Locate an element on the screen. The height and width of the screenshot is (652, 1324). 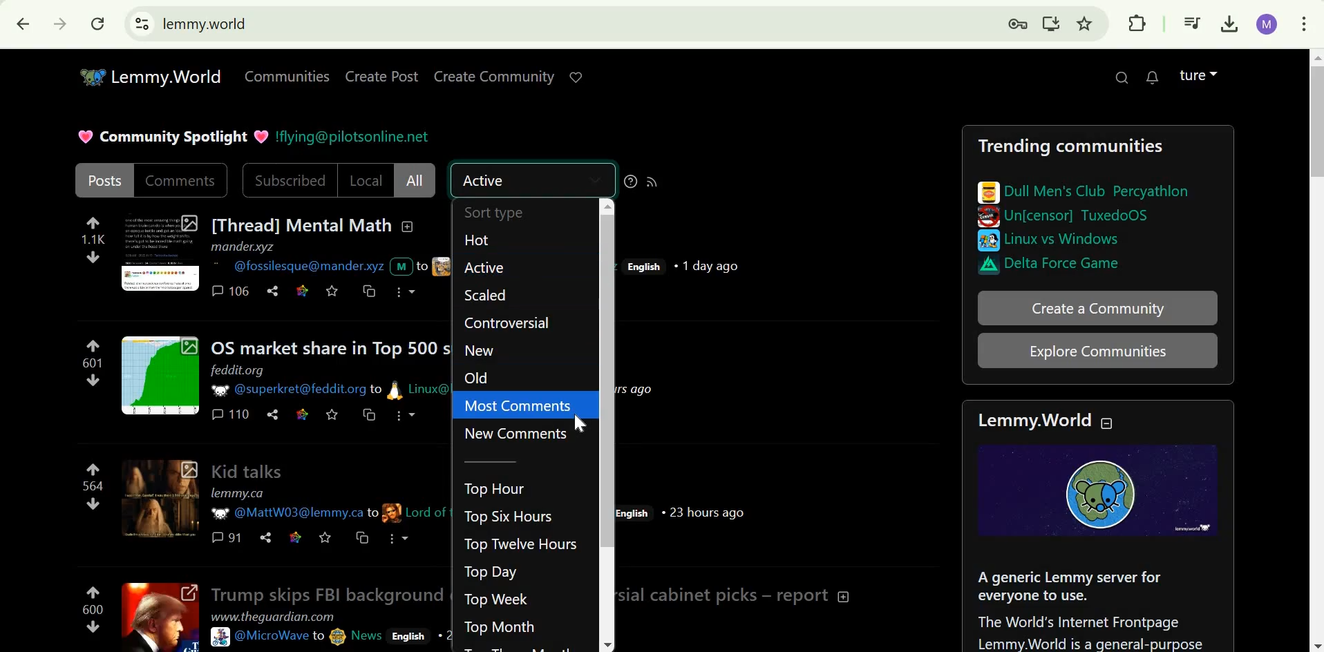
heart is located at coordinates (258, 135).